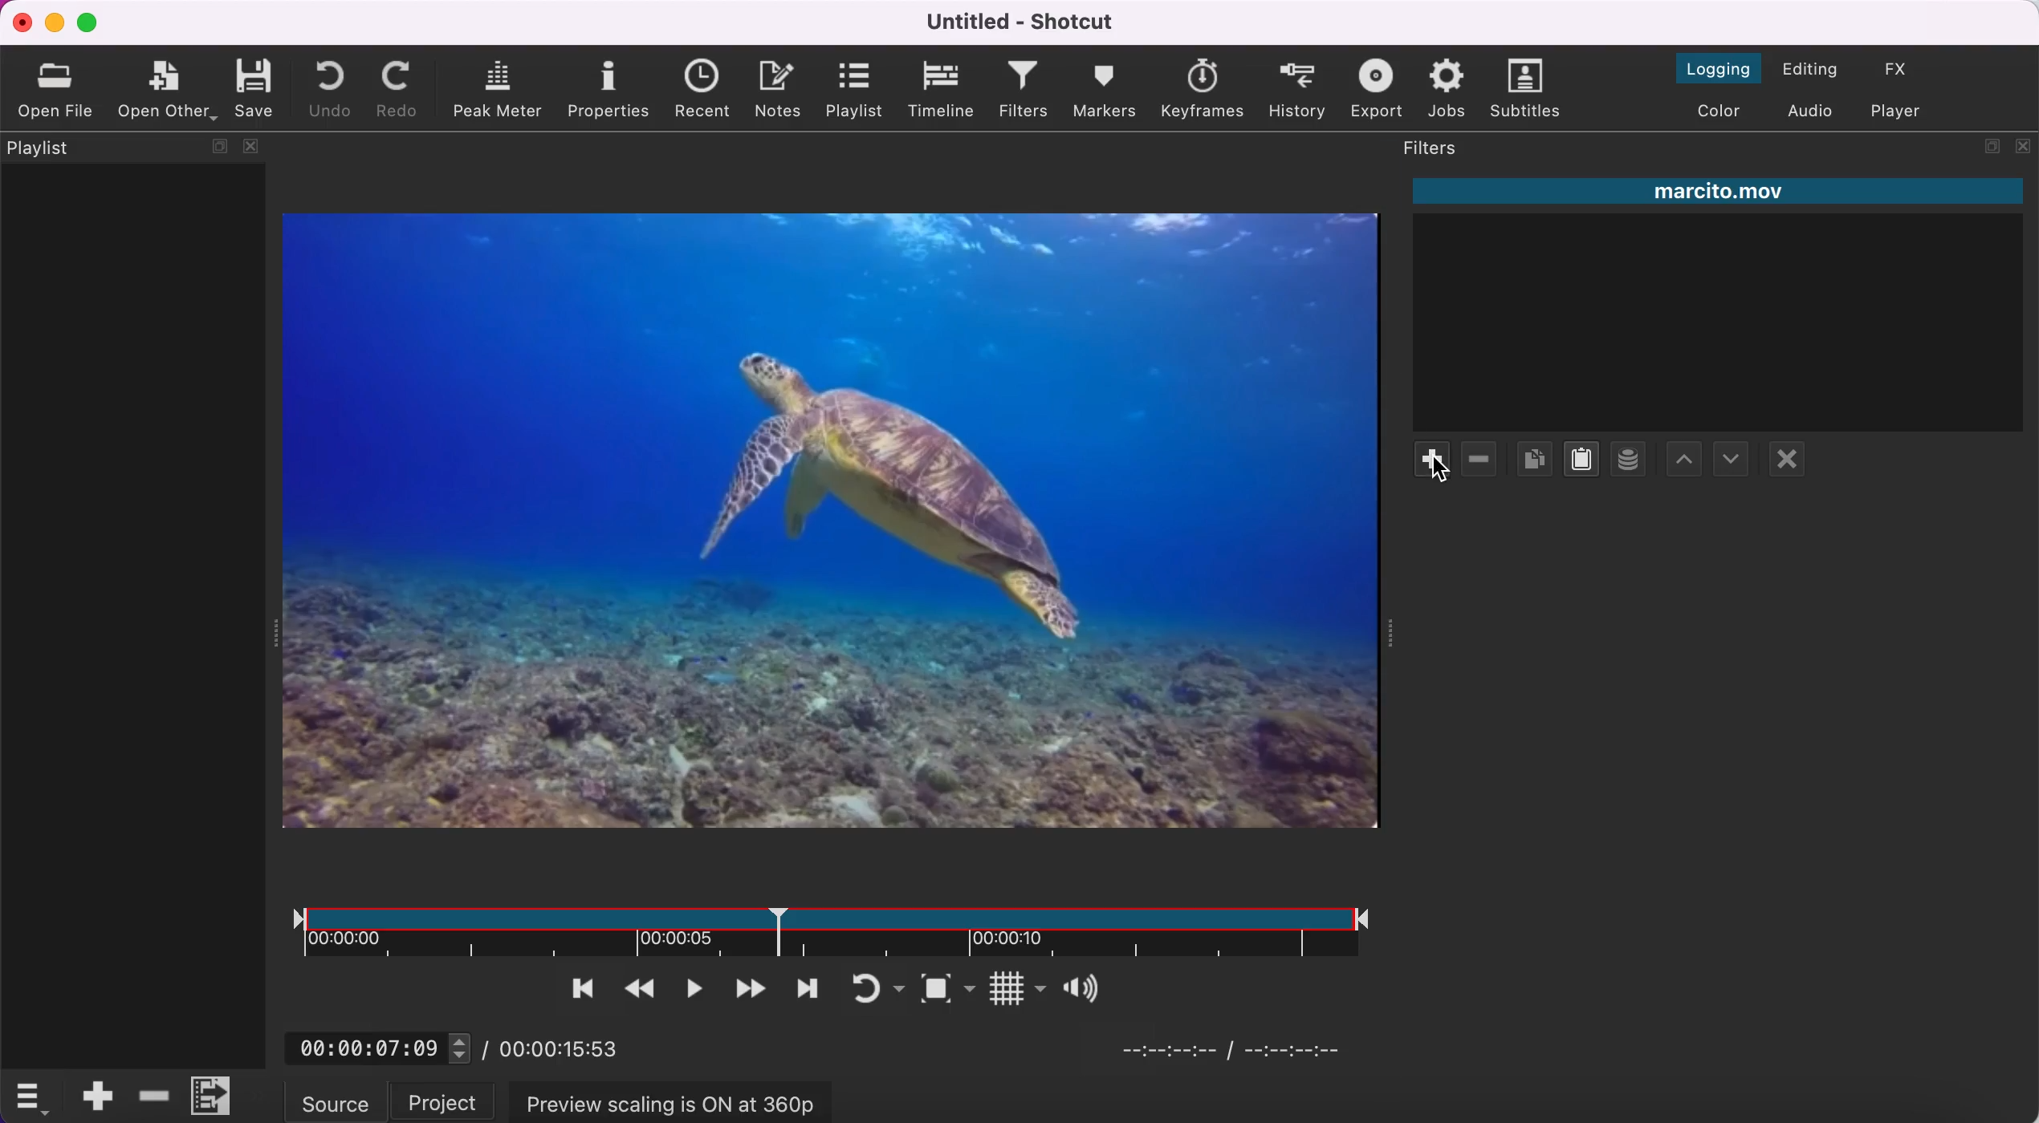 This screenshot has height=1123, width=2039. I want to click on menu, so click(215, 1094).